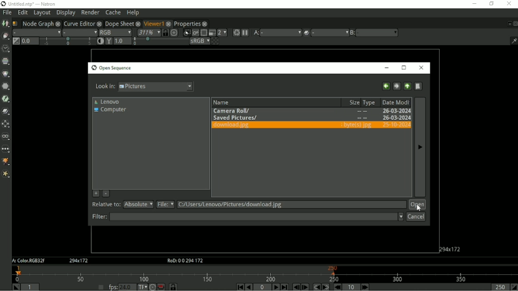  Describe the element at coordinates (138, 204) in the screenshot. I see `absolute` at that location.